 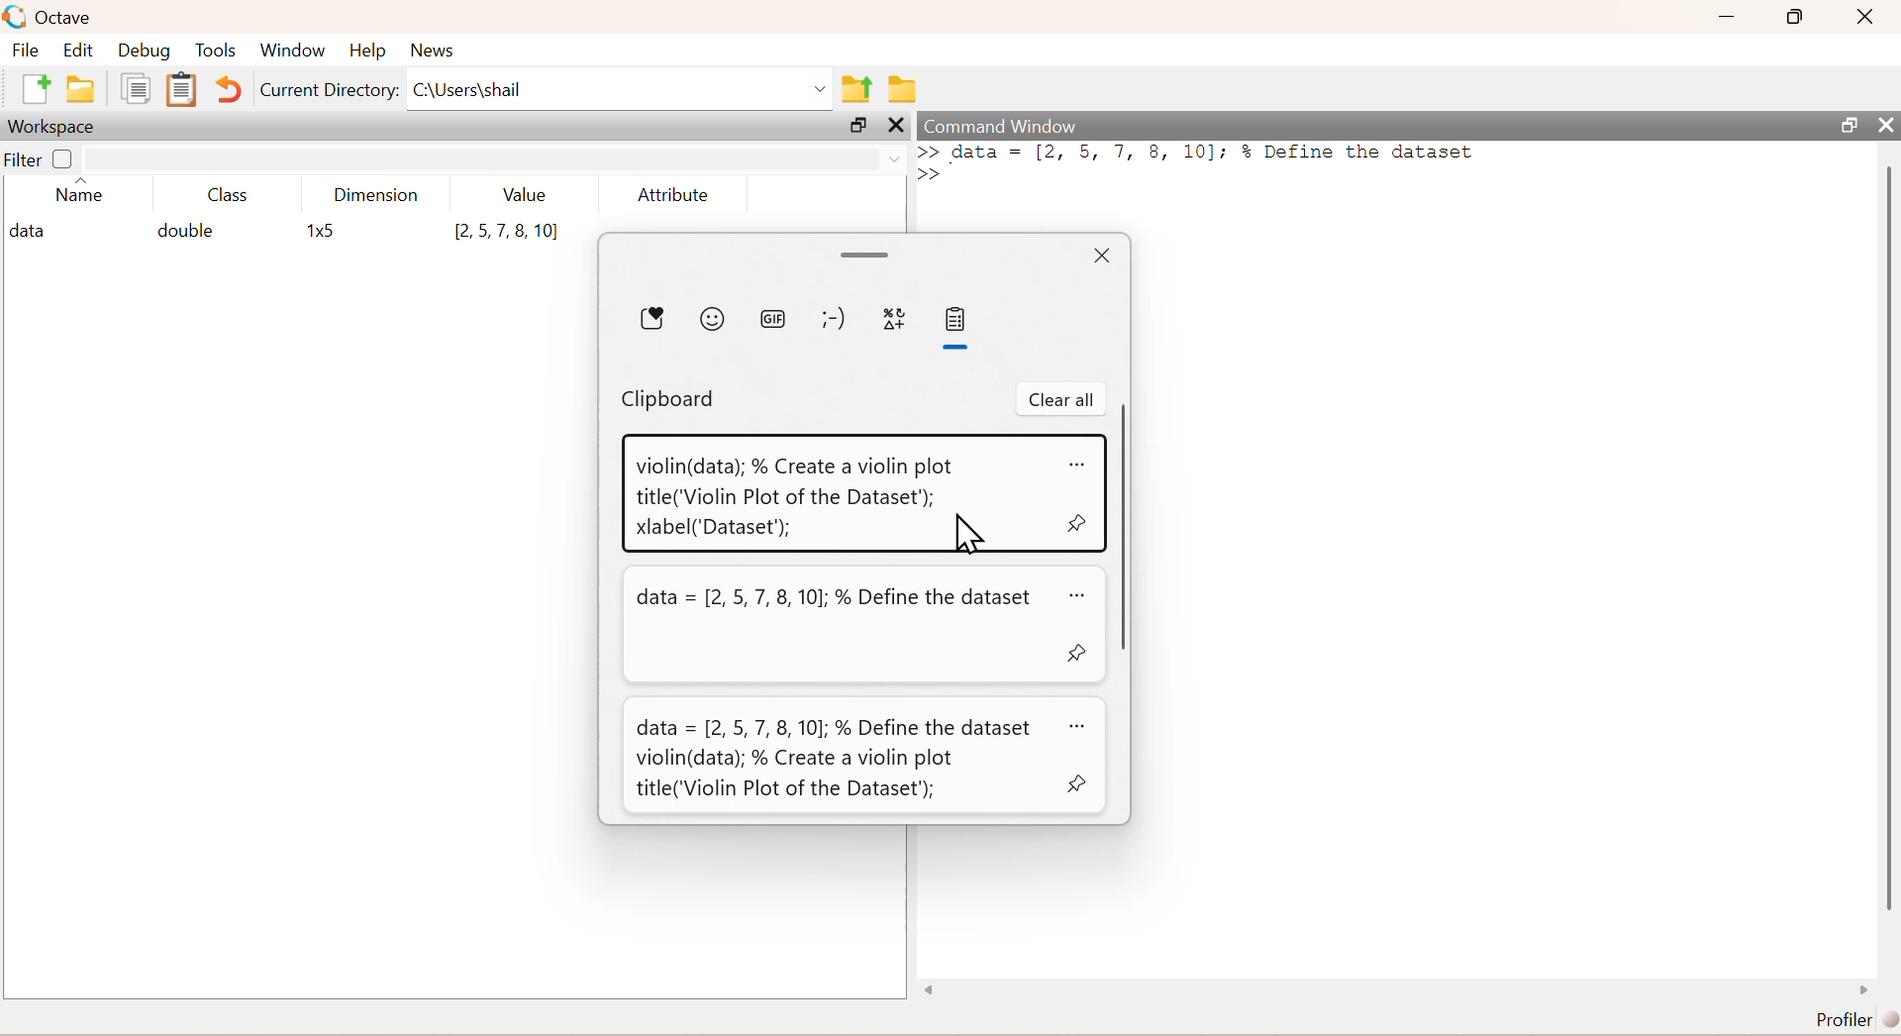 I want to click on options, so click(x=1081, y=727).